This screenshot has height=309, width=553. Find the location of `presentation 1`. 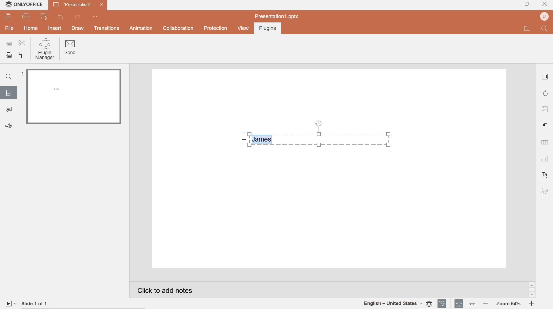

presentation 1 is located at coordinates (78, 5).